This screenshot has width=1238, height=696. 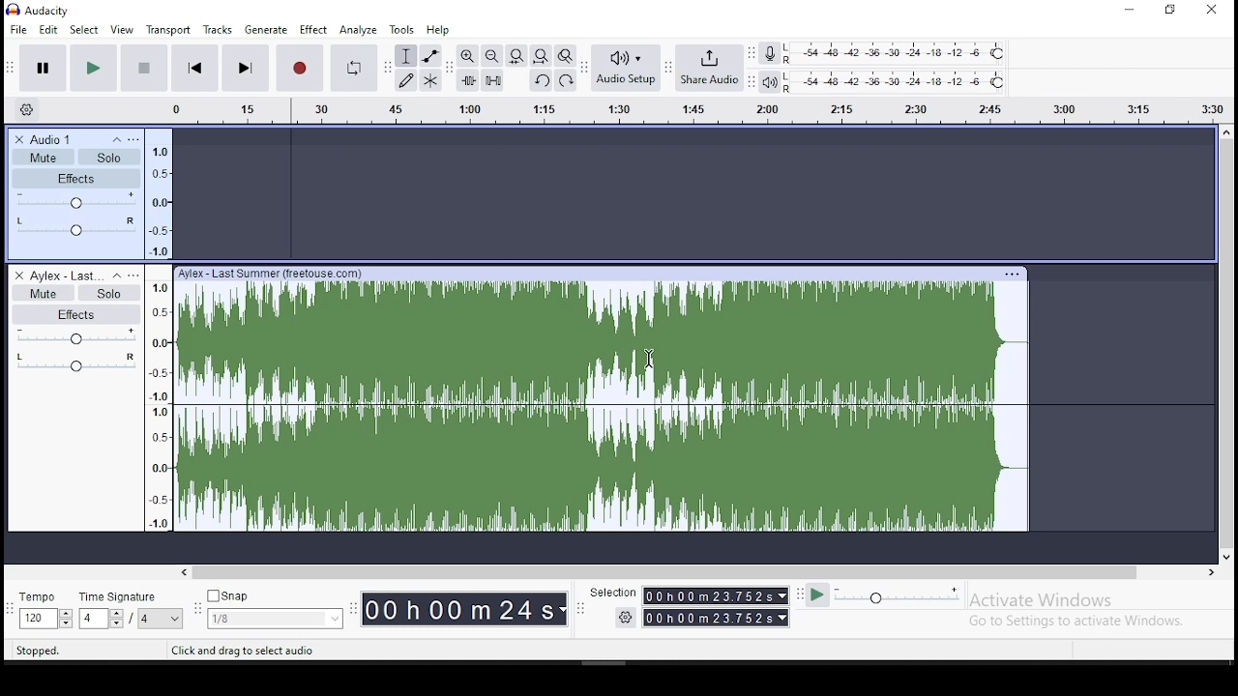 What do you see at coordinates (516, 56) in the screenshot?
I see `fit selection to width` at bounding box center [516, 56].